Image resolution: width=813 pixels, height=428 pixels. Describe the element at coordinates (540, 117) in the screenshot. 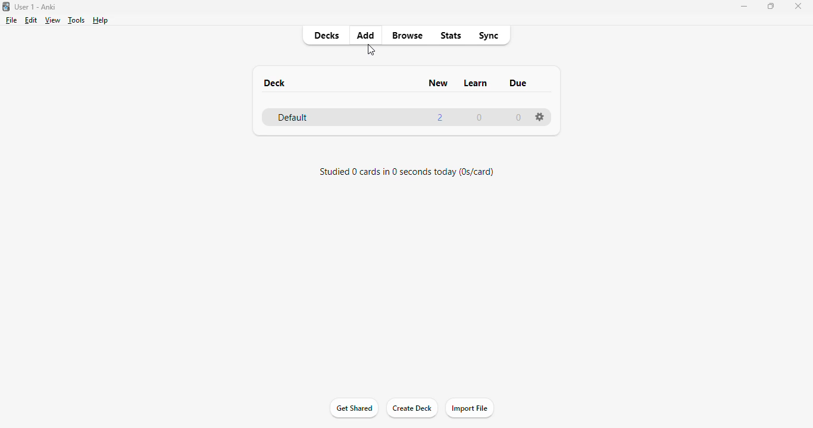

I see `options` at that location.